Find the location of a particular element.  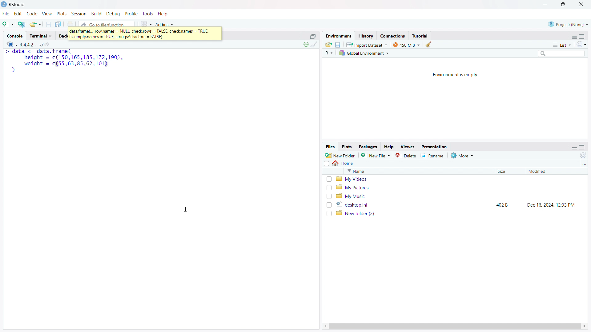

weight = c(55,63,85,62,101) is located at coordinates (66, 64).